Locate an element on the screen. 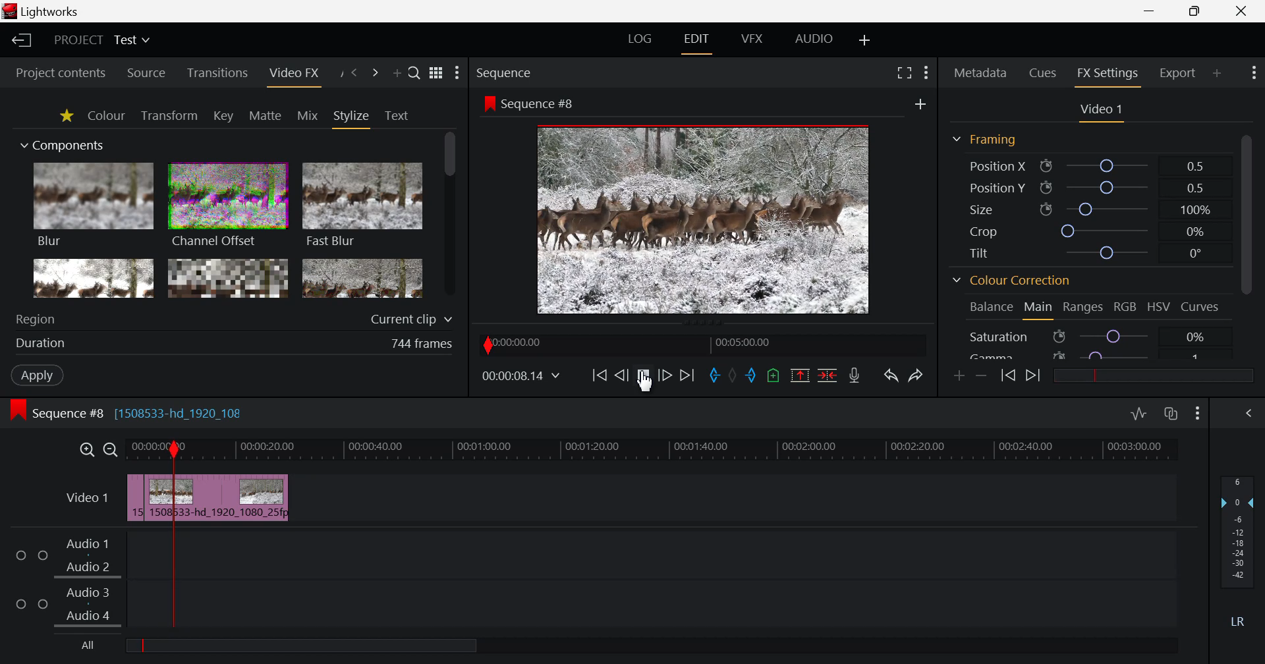  add is located at coordinates (921, 104).